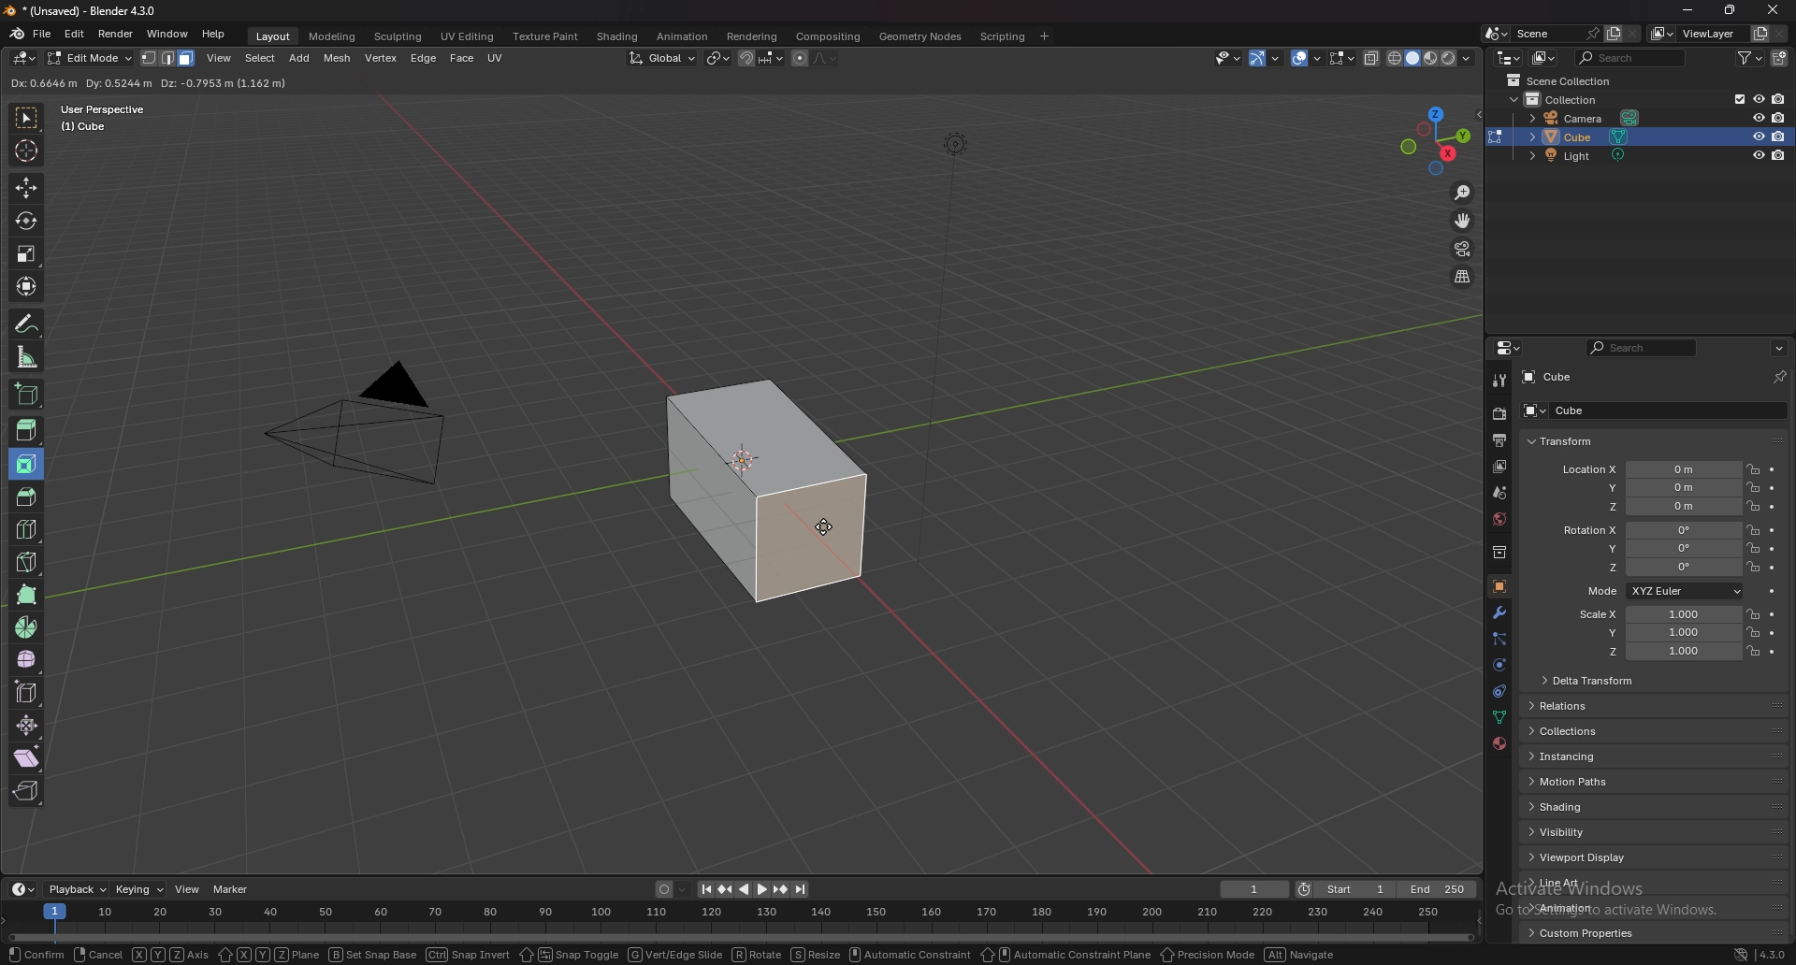 Image resolution: width=1796 pixels, height=965 pixels. What do you see at coordinates (1577, 730) in the screenshot?
I see `collections` at bounding box center [1577, 730].